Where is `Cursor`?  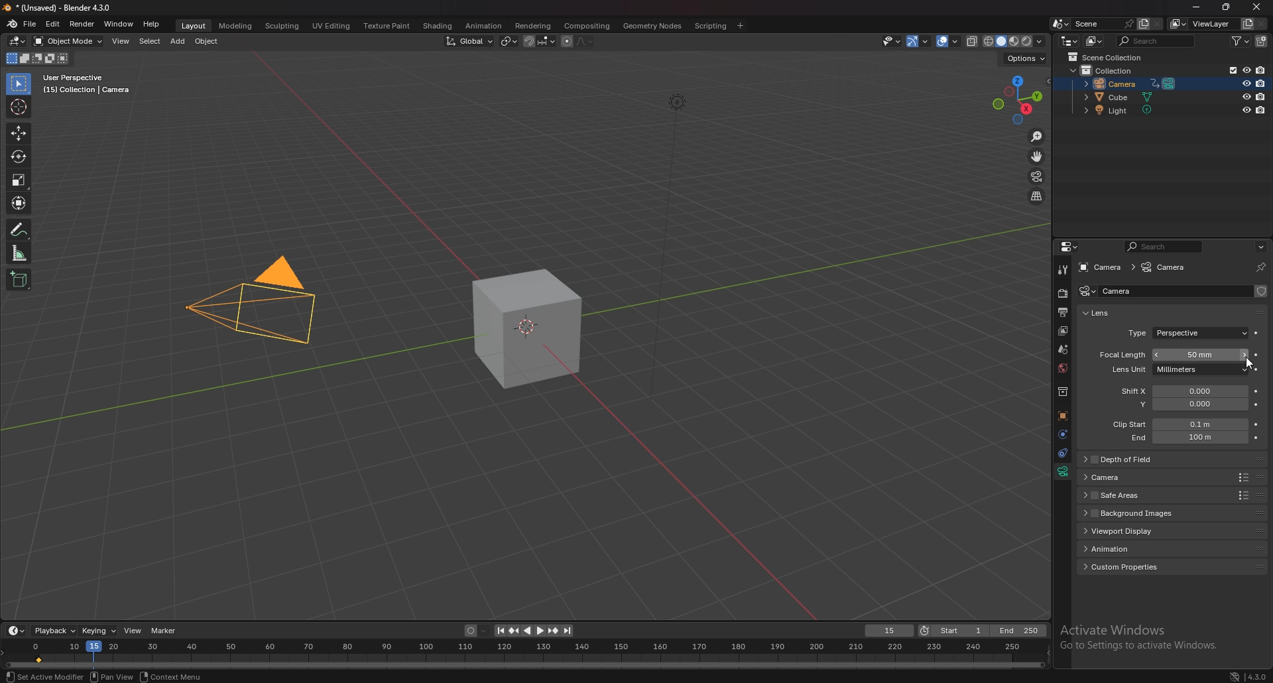 Cursor is located at coordinates (1246, 365).